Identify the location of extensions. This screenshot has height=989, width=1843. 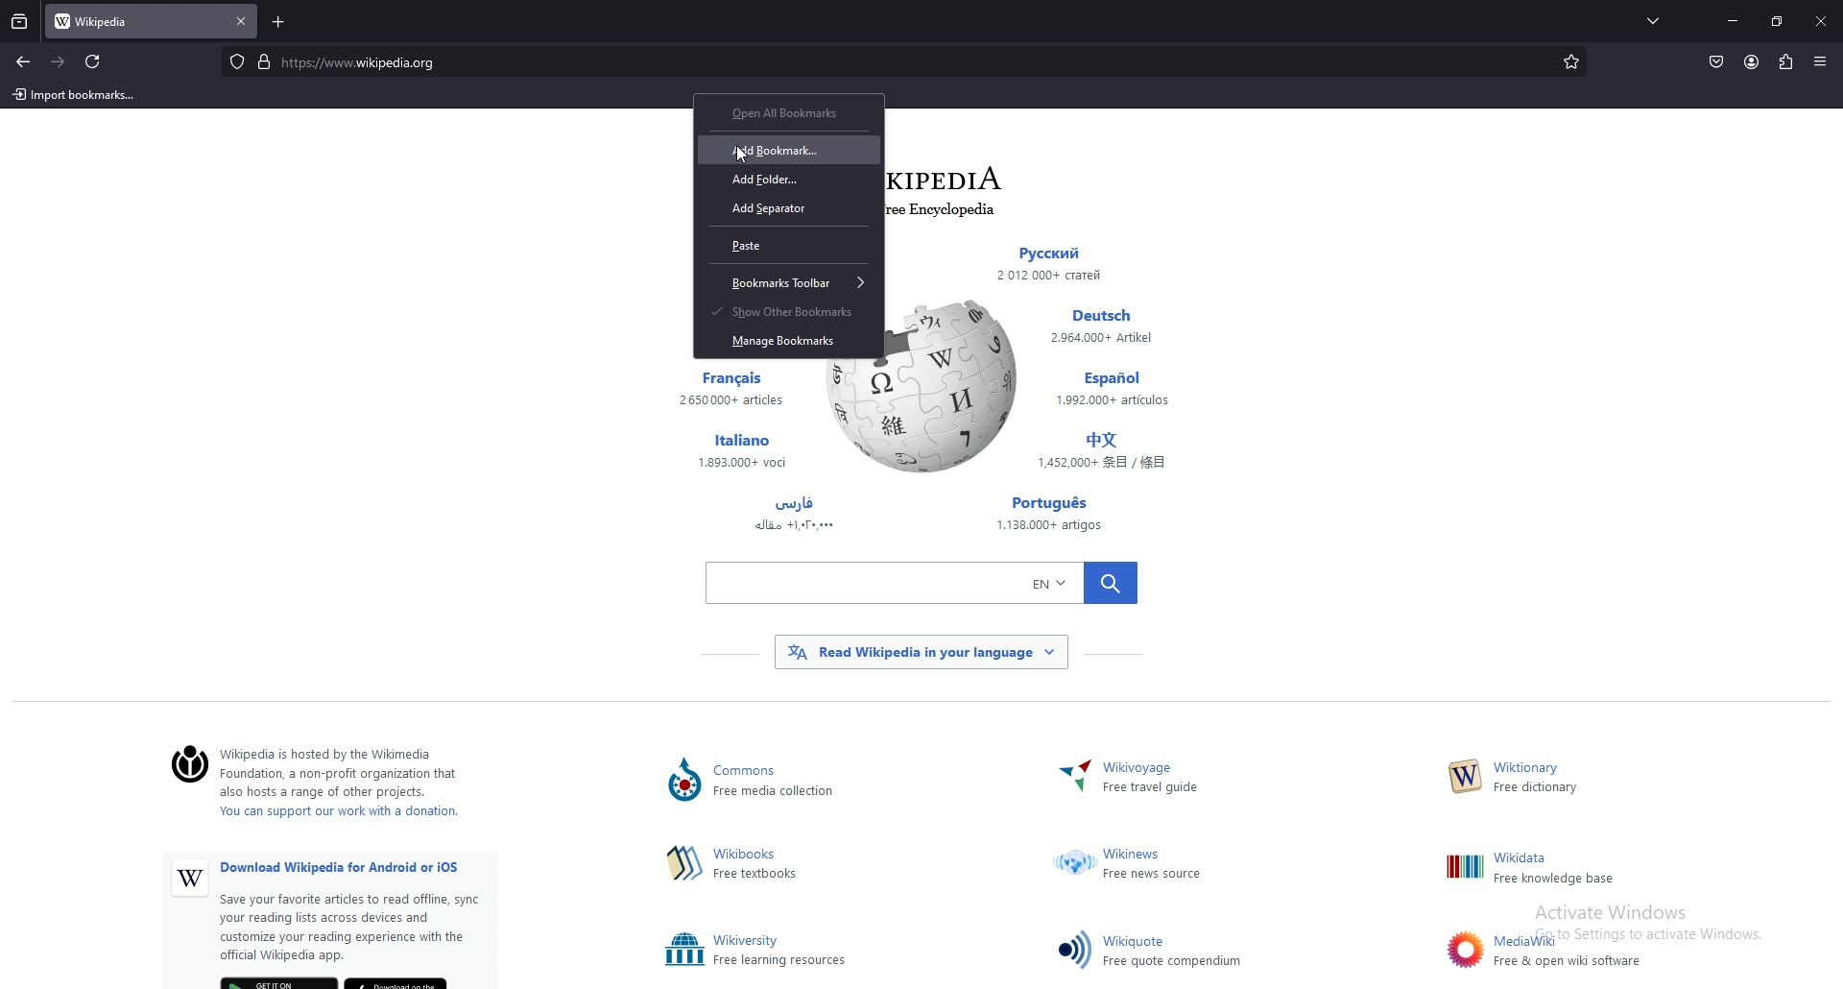
(1784, 63).